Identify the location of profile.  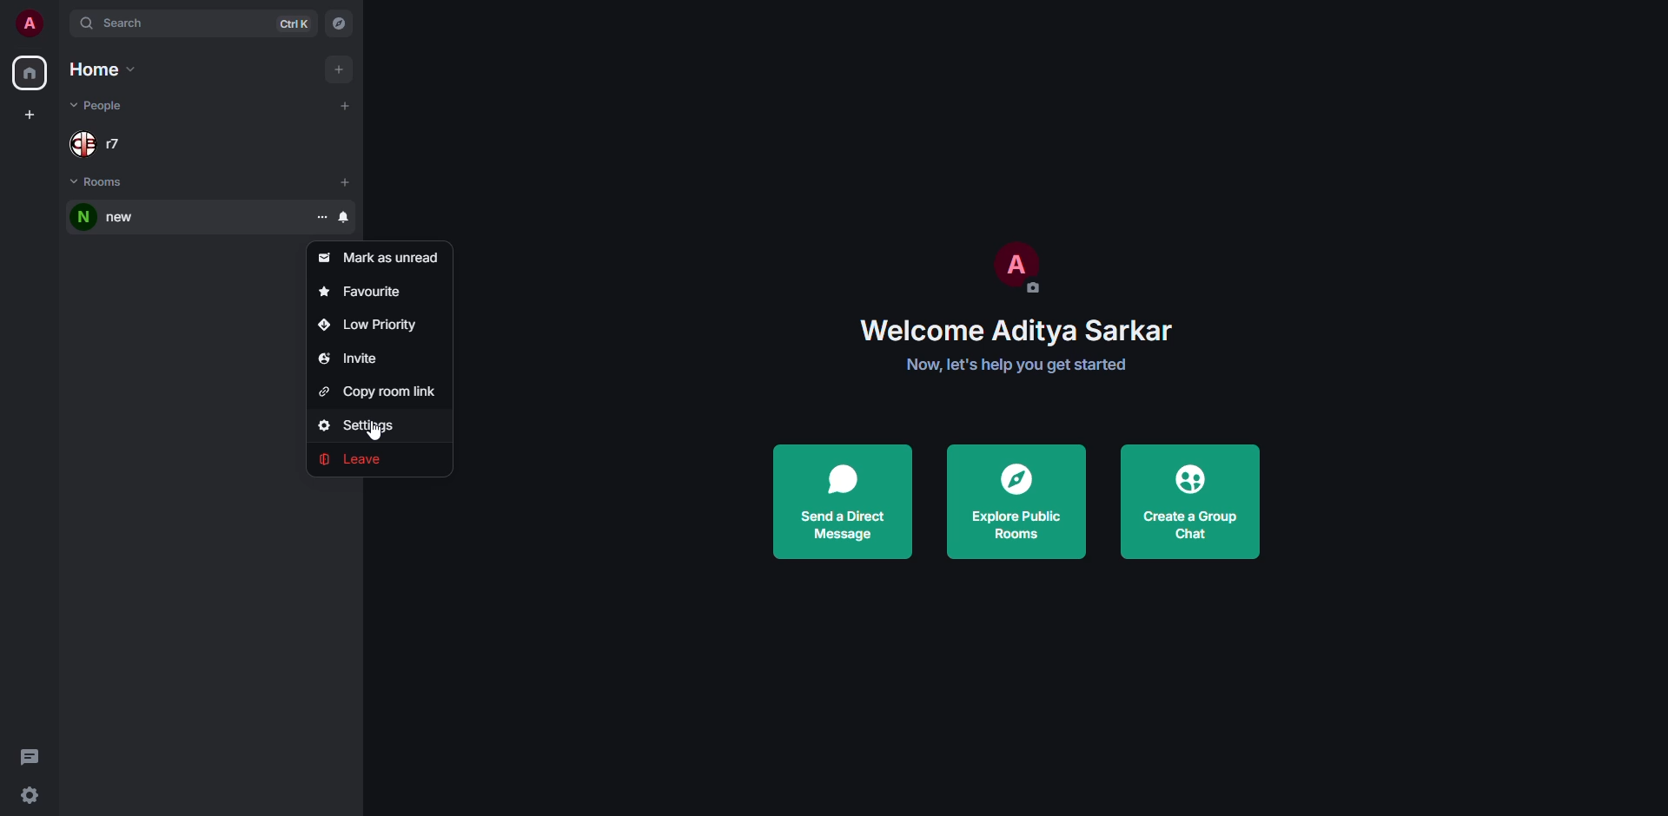
(29, 24).